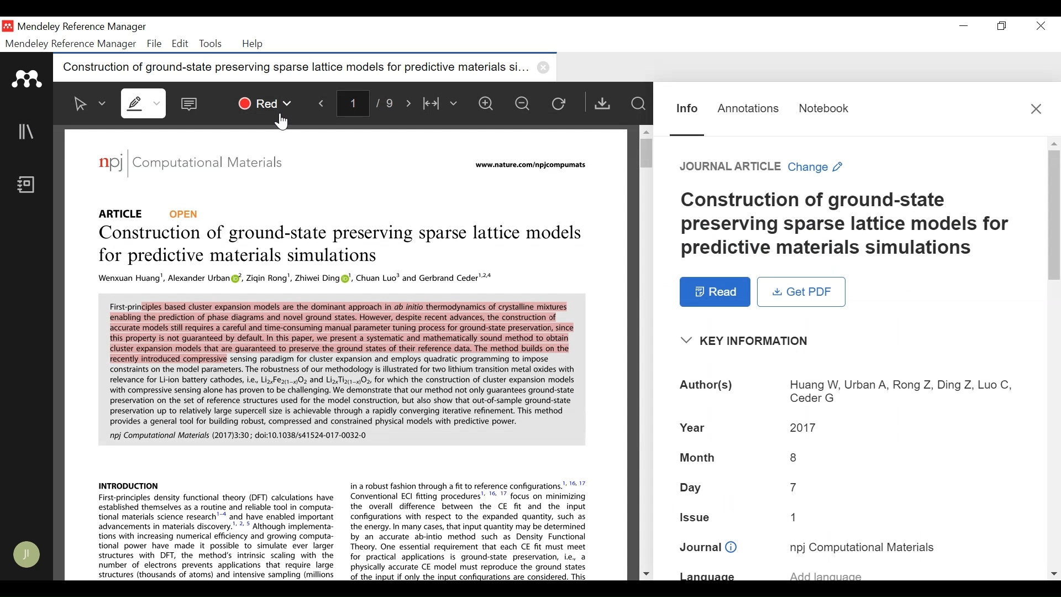 The image size is (1061, 597). What do you see at coordinates (283, 121) in the screenshot?
I see `Cursor` at bounding box center [283, 121].